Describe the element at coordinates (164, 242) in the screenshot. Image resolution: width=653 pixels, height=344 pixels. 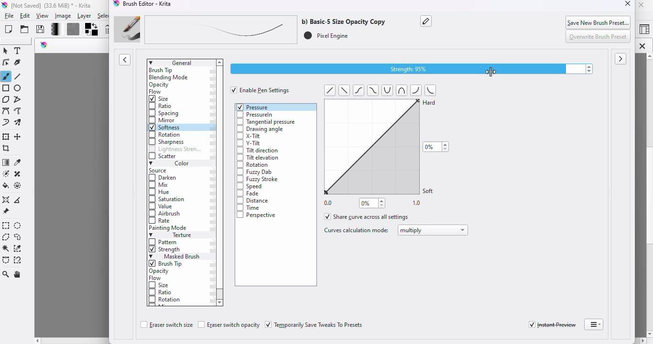
I see `pattern` at that location.